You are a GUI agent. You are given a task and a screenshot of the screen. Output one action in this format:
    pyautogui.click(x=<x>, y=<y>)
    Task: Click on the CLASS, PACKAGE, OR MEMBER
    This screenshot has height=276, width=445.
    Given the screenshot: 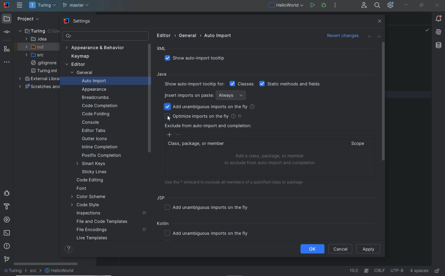 What is the action you would take?
    pyautogui.click(x=255, y=144)
    